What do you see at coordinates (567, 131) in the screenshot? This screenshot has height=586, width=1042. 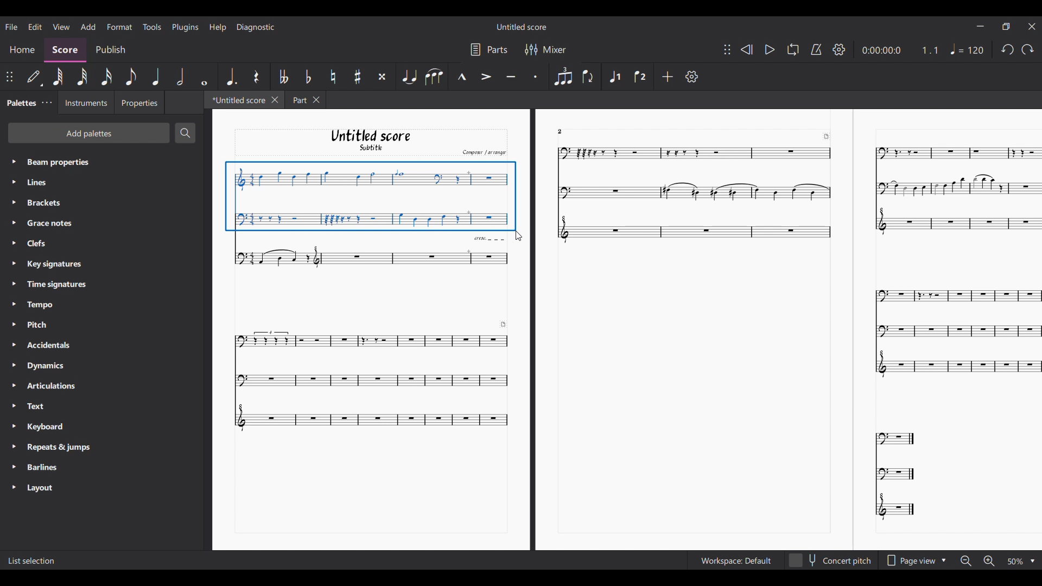 I see `2` at bounding box center [567, 131].